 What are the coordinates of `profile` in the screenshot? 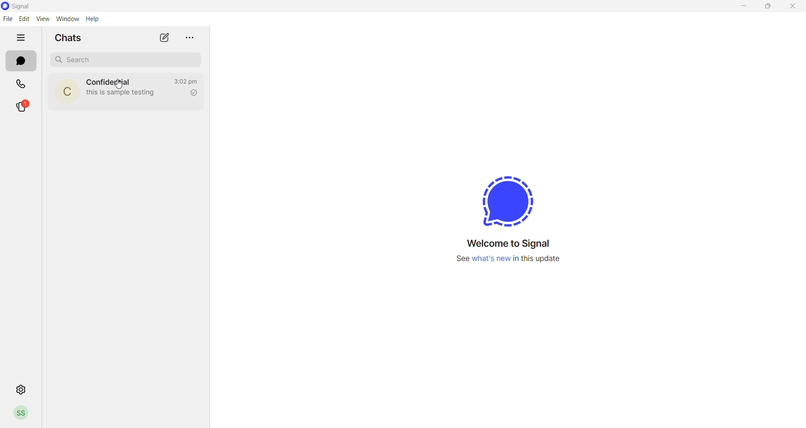 It's located at (22, 415).